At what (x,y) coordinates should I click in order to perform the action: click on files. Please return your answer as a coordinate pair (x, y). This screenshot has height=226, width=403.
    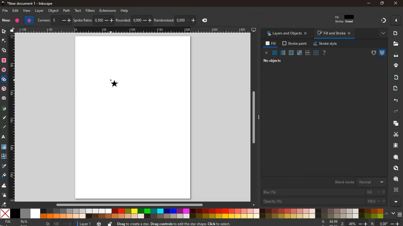
    Looking at the image, I should click on (394, 44).